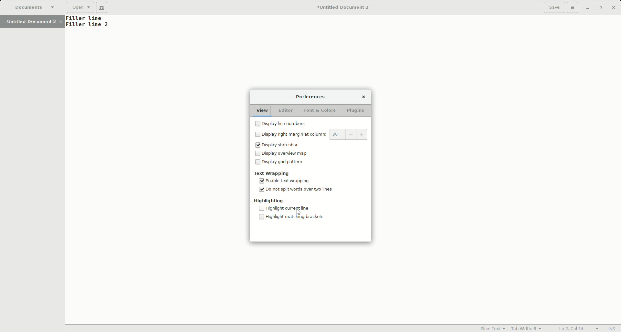 The image size is (621, 332). Describe the element at coordinates (614, 7) in the screenshot. I see `Close` at that location.